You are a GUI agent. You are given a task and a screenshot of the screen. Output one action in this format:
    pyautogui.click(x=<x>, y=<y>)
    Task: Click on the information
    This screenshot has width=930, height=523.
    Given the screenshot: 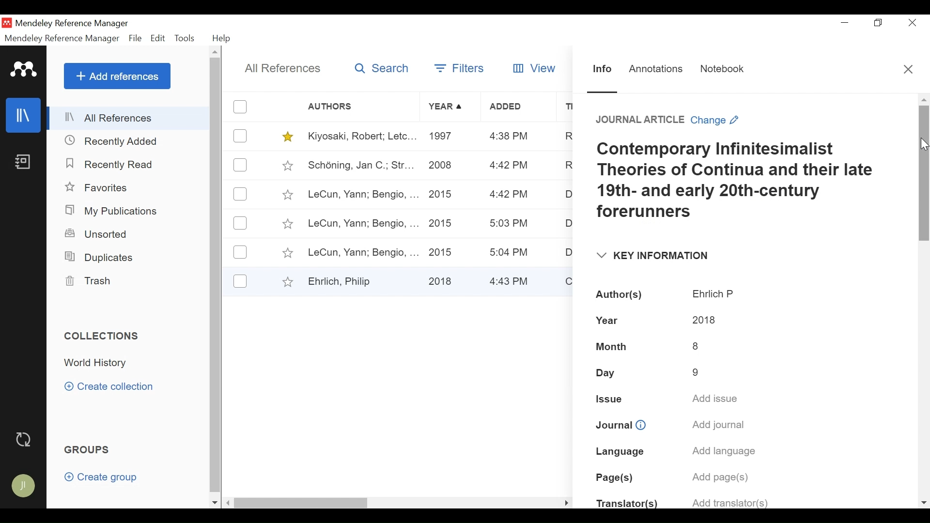 What is the action you would take?
    pyautogui.click(x=643, y=423)
    